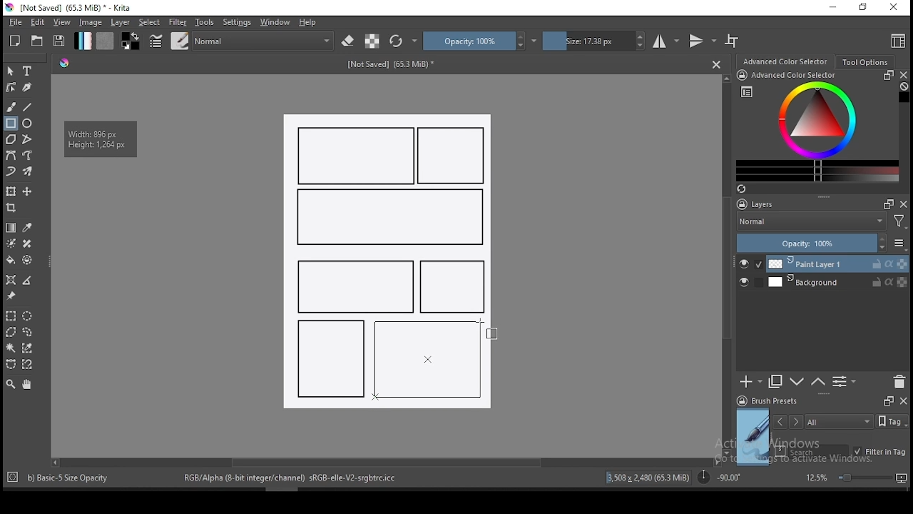 This screenshot has width=913, height=514. What do you see at coordinates (837, 282) in the screenshot?
I see `layer` at bounding box center [837, 282].